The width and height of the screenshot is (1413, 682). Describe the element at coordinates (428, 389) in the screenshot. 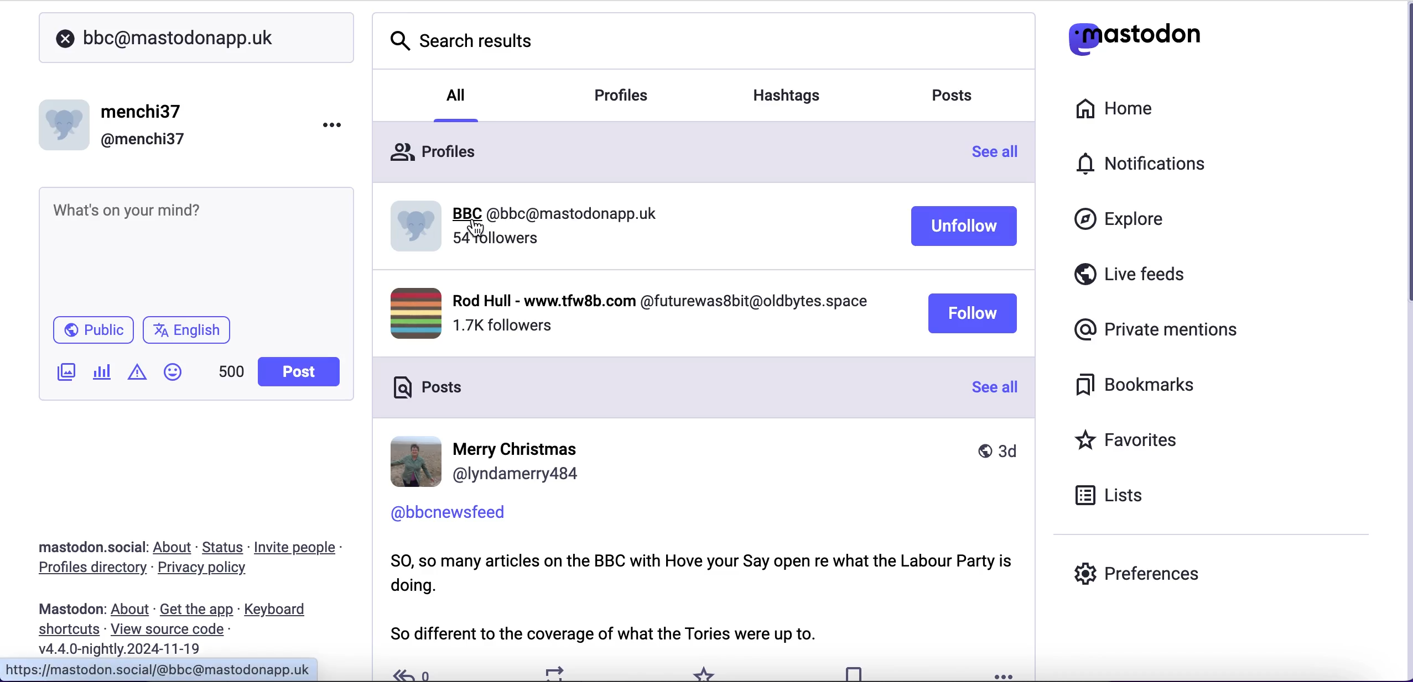

I see `posts` at that location.